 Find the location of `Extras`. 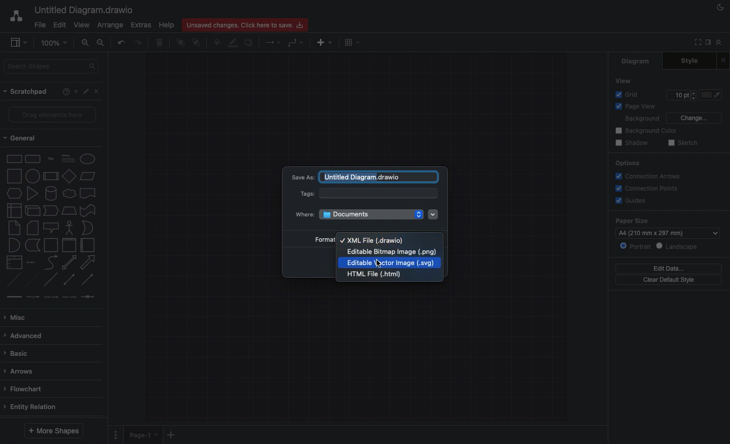

Extras is located at coordinates (140, 25).